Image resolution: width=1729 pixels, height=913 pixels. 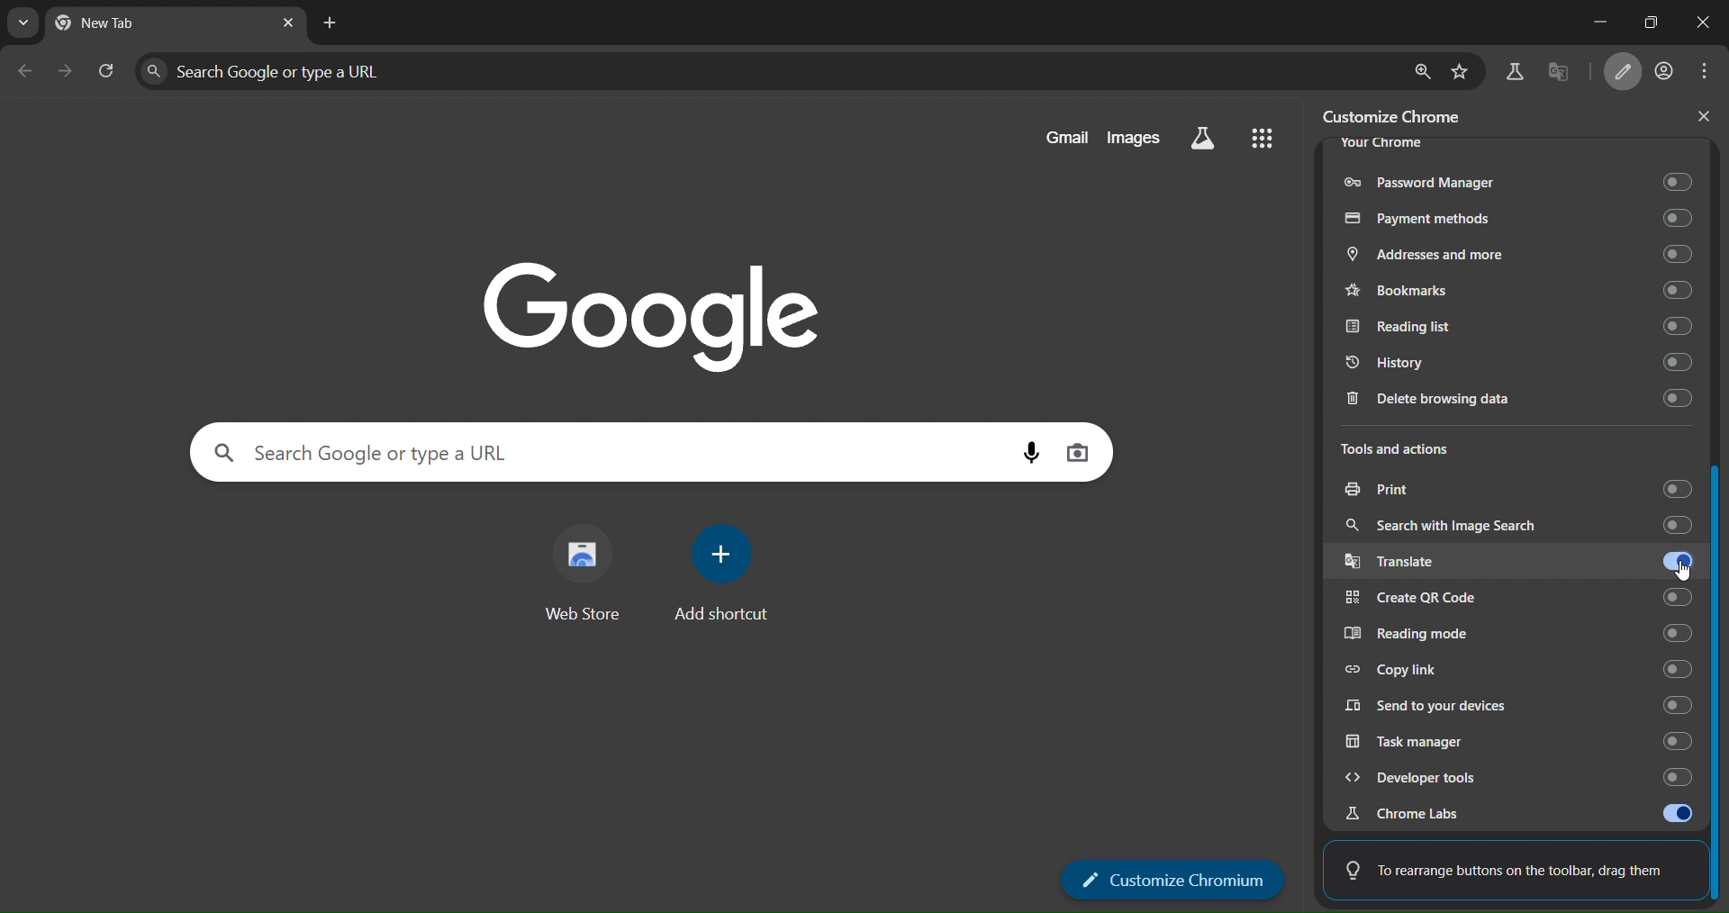 What do you see at coordinates (1399, 113) in the screenshot?
I see `customize chrome` at bounding box center [1399, 113].